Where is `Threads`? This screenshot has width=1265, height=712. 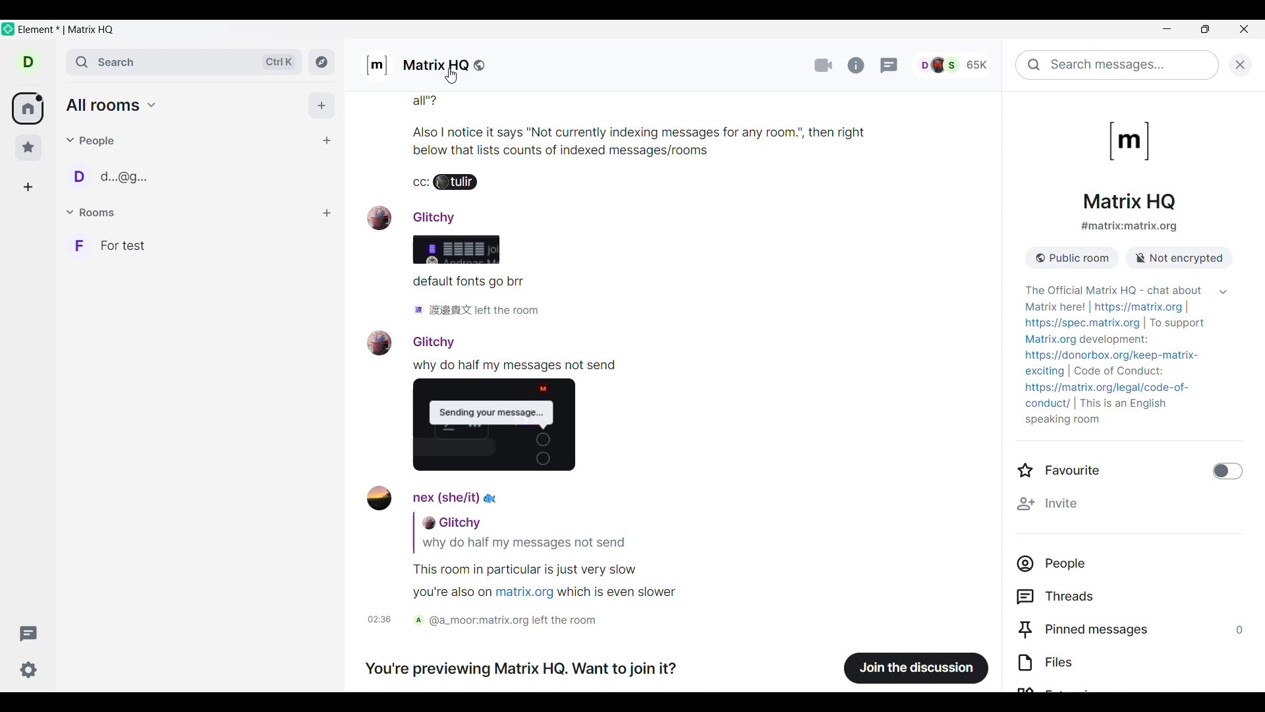 Threads is located at coordinates (1135, 597).